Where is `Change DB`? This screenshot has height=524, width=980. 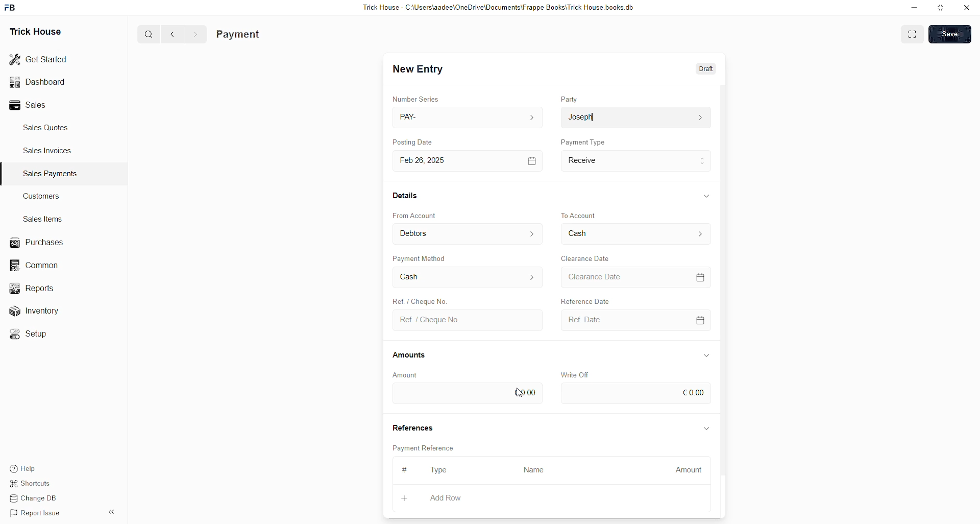 Change DB is located at coordinates (37, 497).